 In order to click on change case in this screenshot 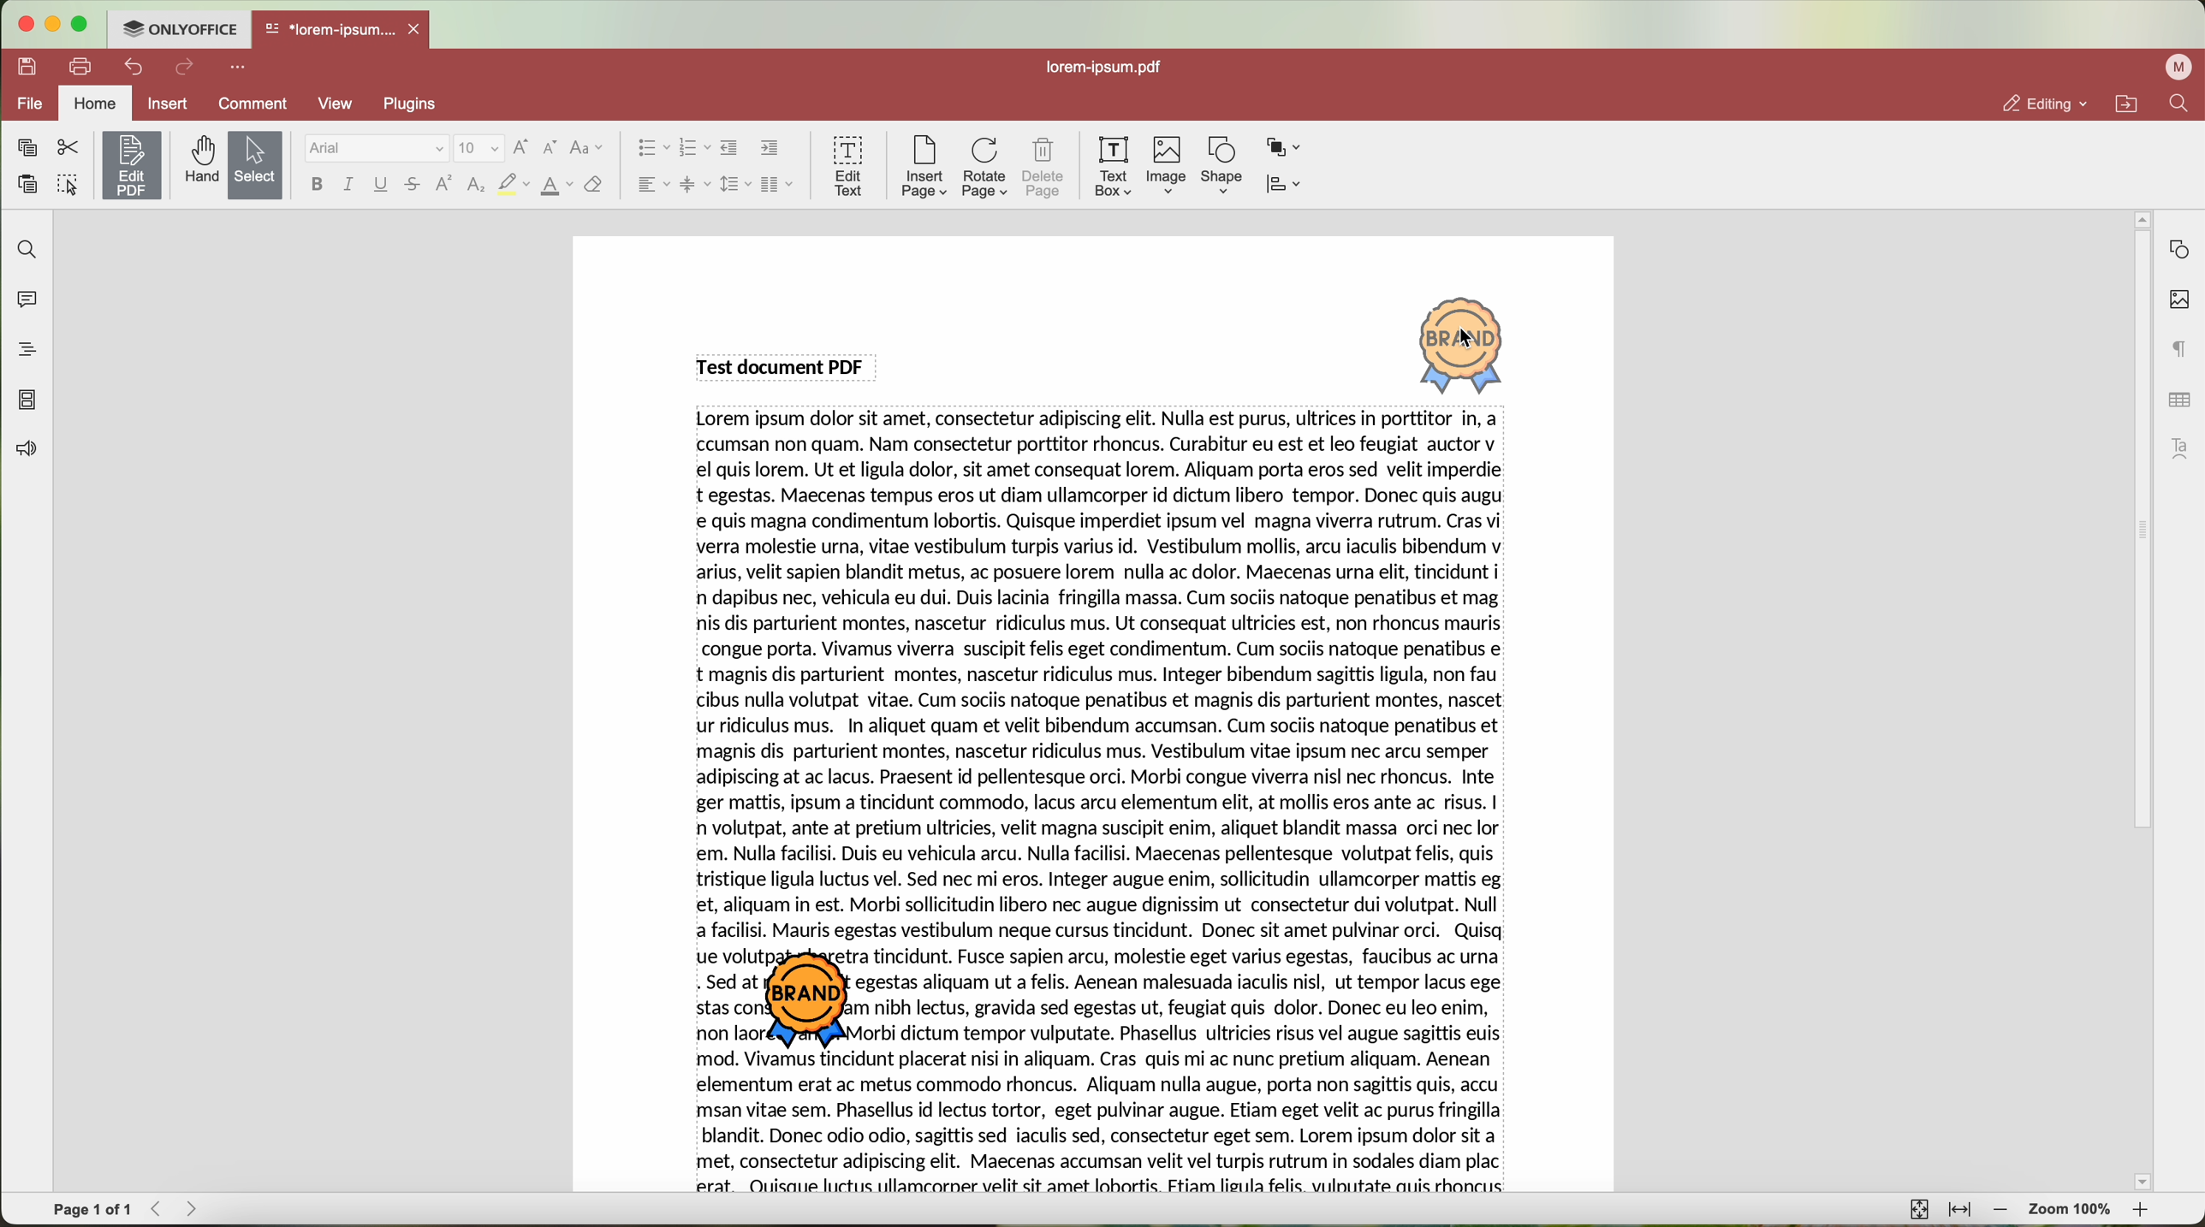, I will do `click(586, 148)`.